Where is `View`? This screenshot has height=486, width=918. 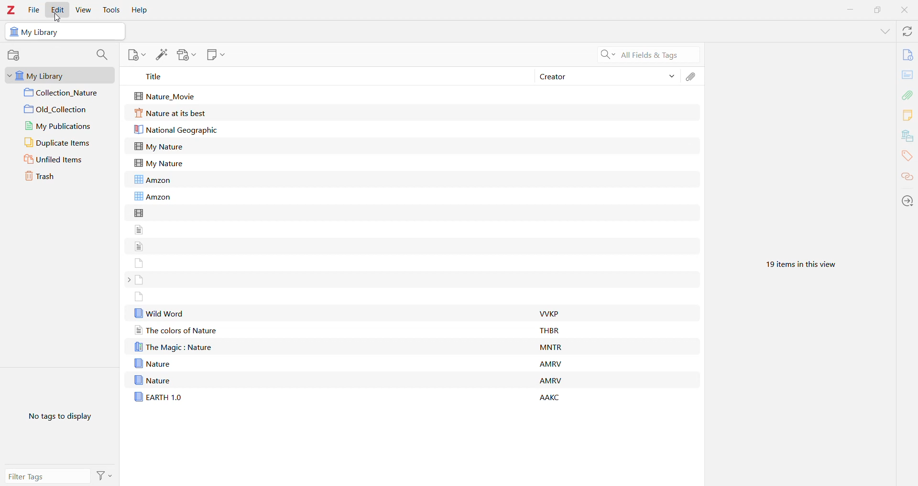
View is located at coordinates (83, 10).